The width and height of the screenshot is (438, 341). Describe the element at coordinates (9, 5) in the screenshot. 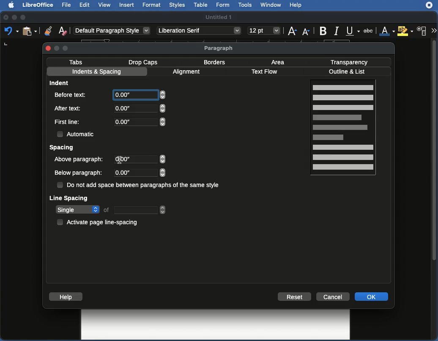

I see `Apple logo` at that location.